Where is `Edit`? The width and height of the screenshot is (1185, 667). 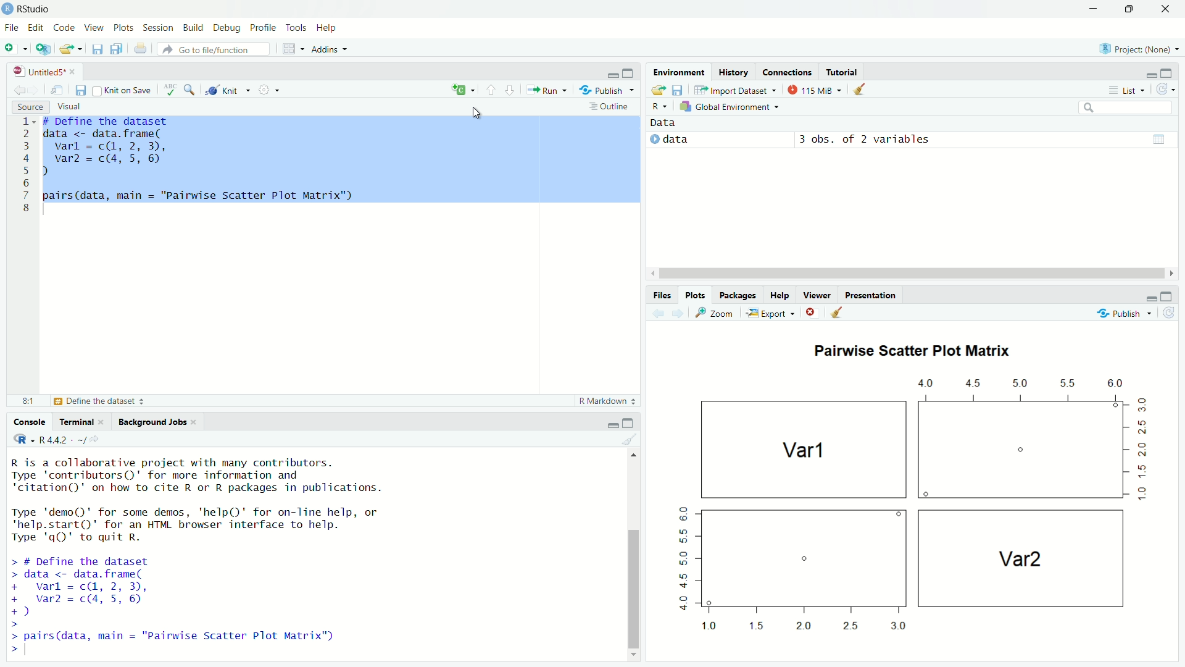 Edit is located at coordinates (36, 26).